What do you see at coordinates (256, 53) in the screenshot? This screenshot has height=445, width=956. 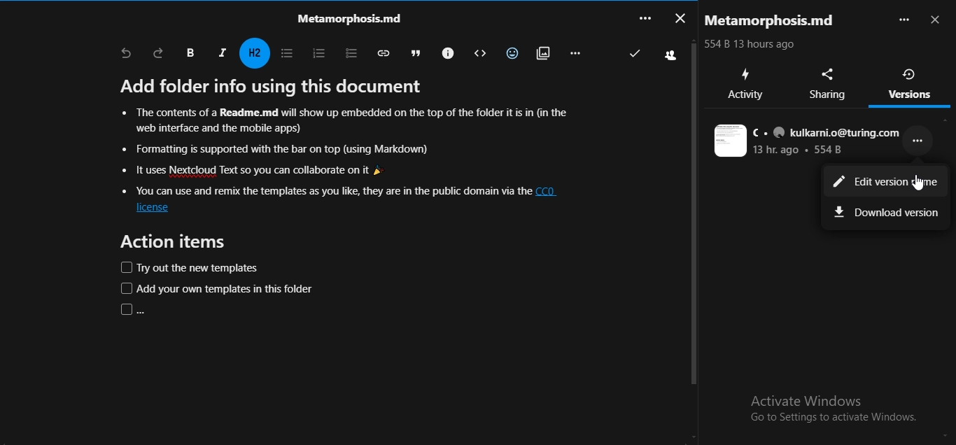 I see `headings` at bounding box center [256, 53].